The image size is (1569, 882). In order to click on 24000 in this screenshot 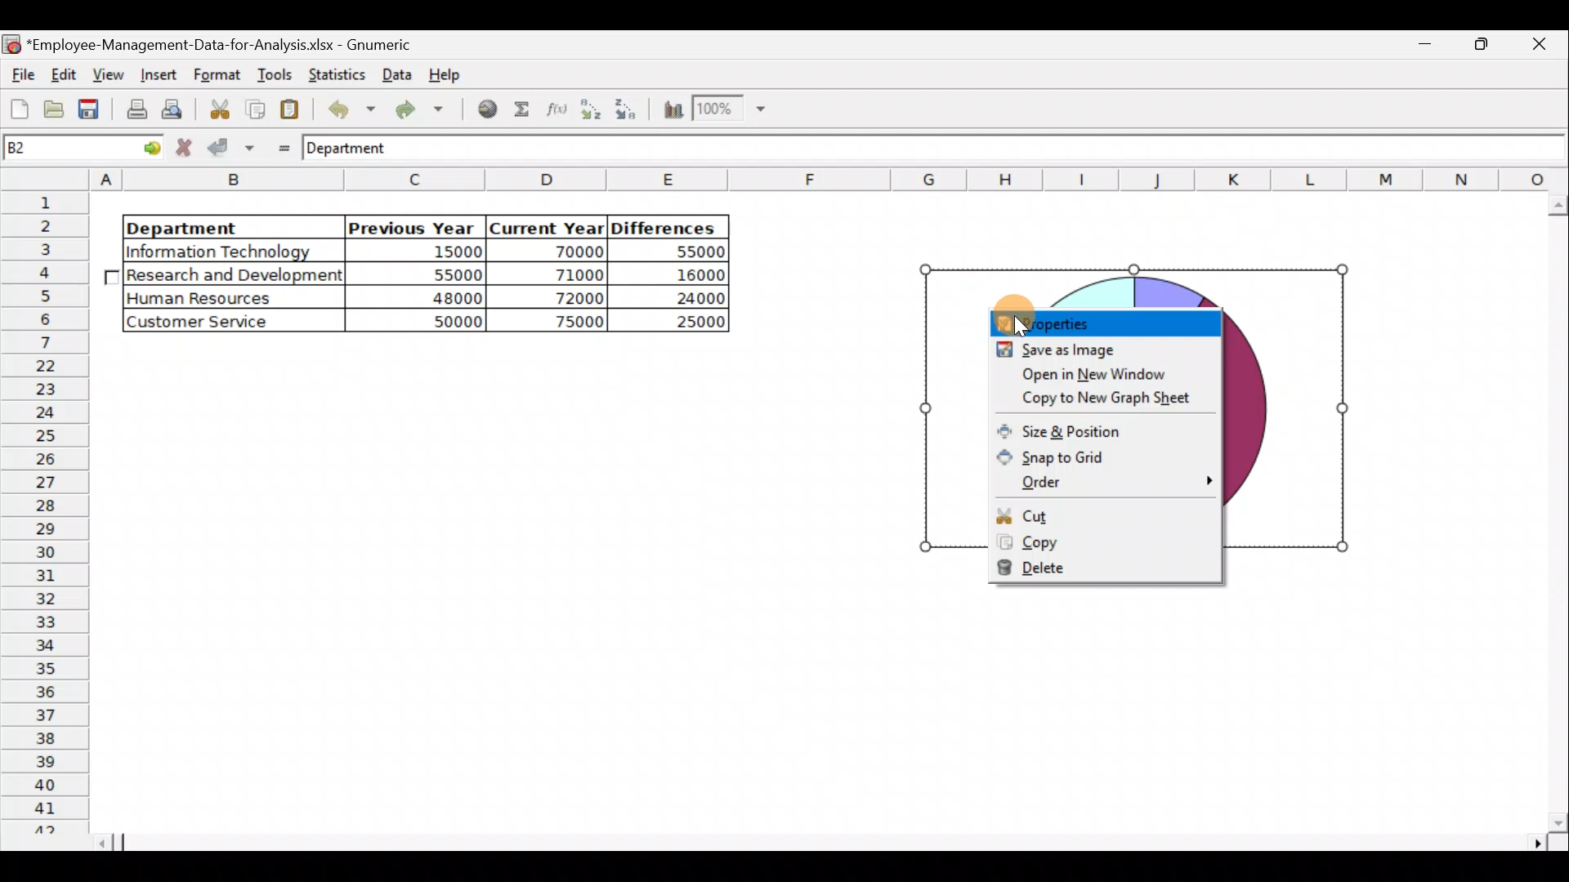, I will do `click(682, 298)`.